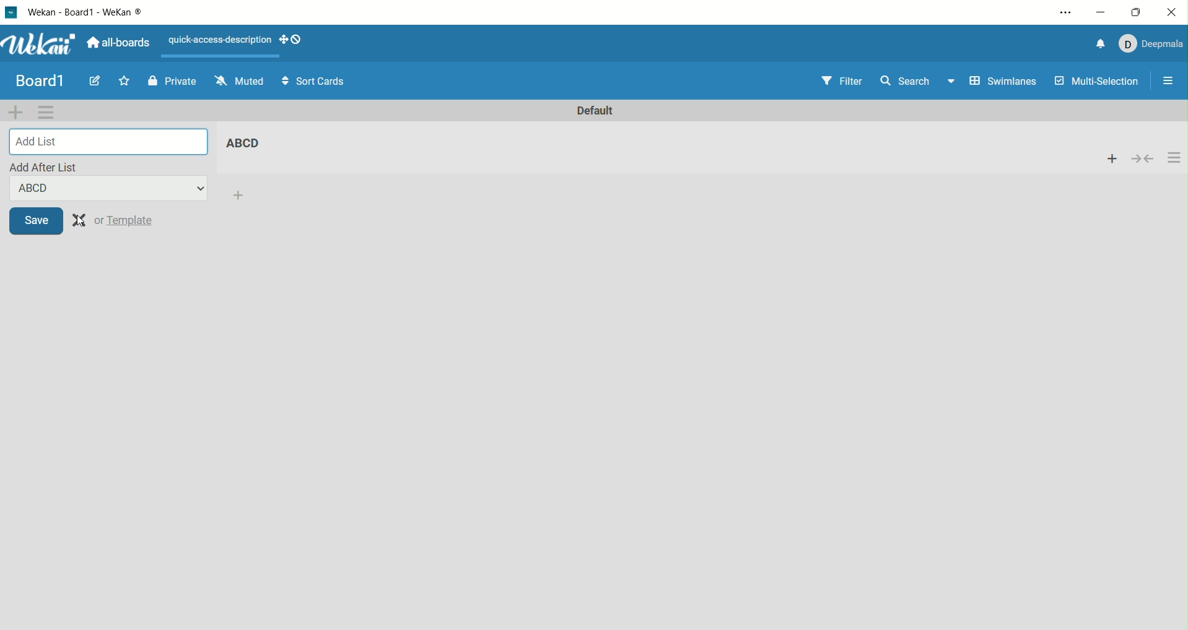  What do you see at coordinates (297, 39) in the screenshot?
I see `show-desktop-drag- handles` at bounding box center [297, 39].